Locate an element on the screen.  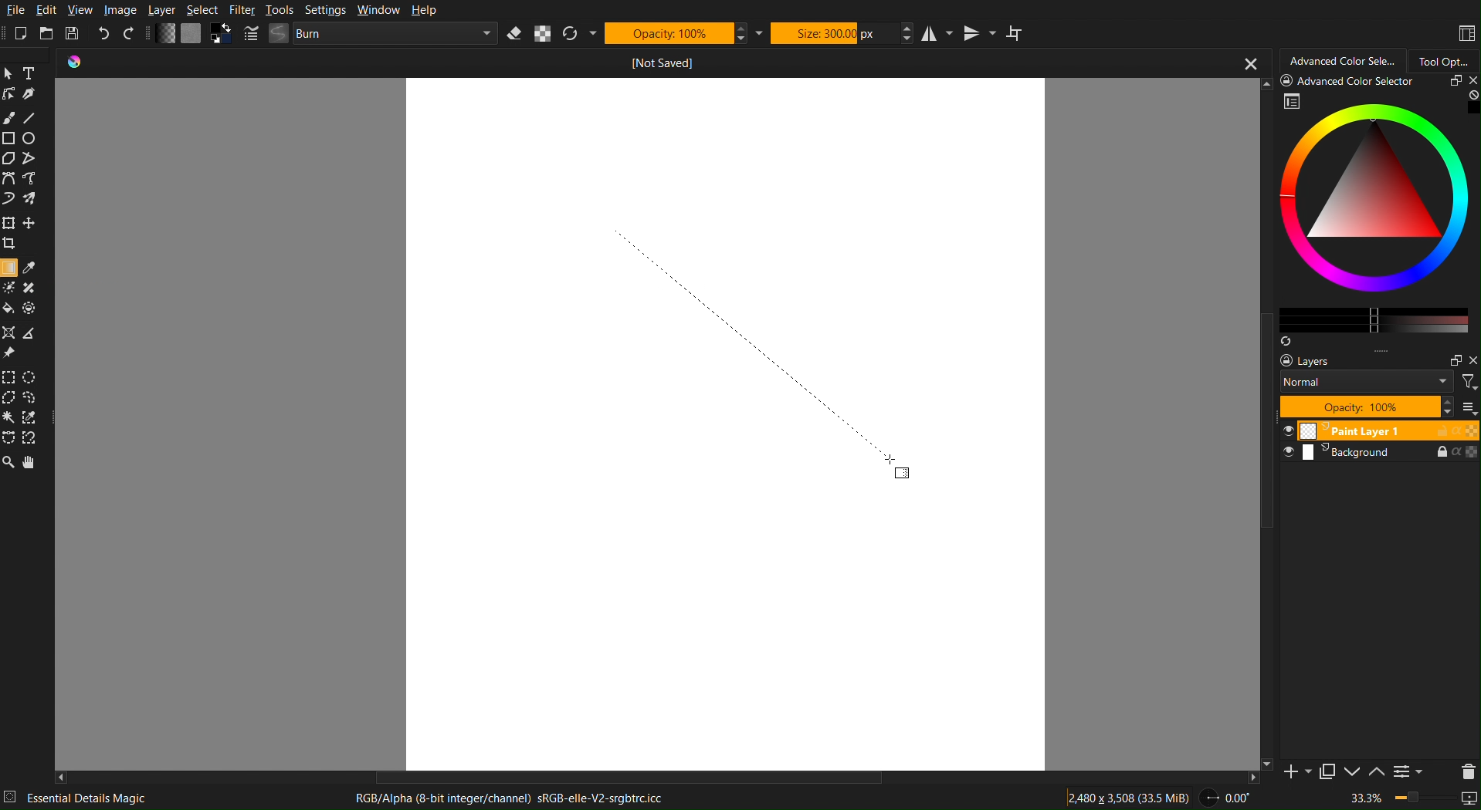
Linework is located at coordinates (10, 93).